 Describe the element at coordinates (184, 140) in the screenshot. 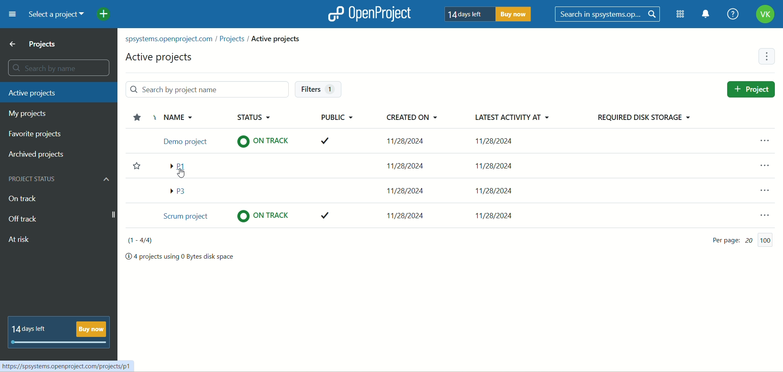

I see `Demo project` at that location.